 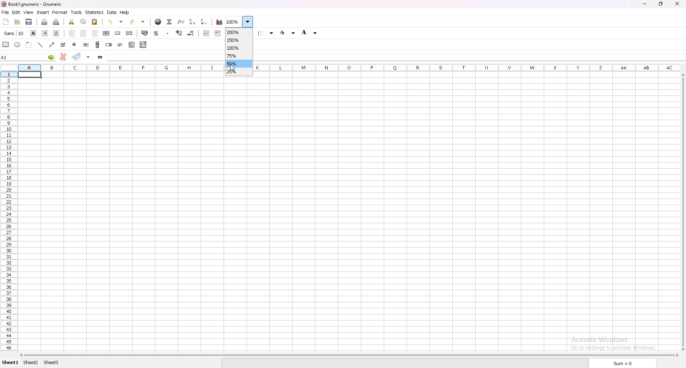 What do you see at coordinates (233, 68) in the screenshot?
I see `Cursor` at bounding box center [233, 68].